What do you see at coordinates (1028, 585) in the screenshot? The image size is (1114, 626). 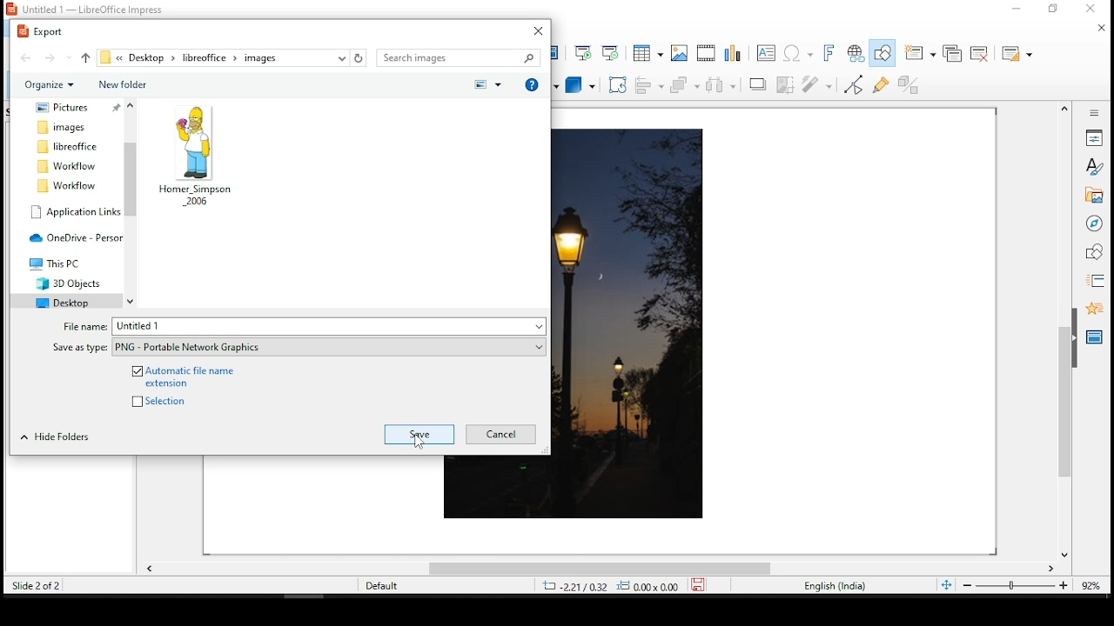 I see `zoom` at bounding box center [1028, 585].